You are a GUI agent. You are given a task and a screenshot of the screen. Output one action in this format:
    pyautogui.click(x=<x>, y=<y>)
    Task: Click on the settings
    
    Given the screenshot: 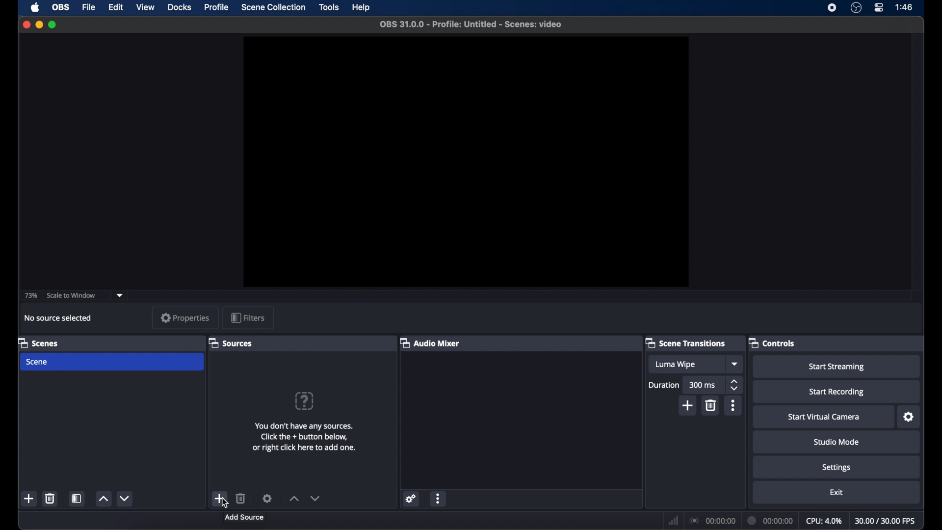 What is the action you would take?
    pyautogui.click(x=267, y=498)
    